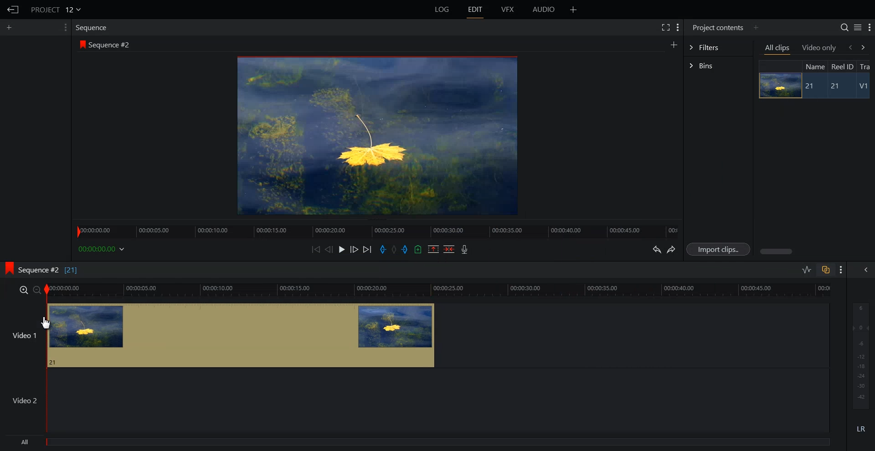 This screenshot has height=451, width=875. I want to click on All clips, so click(778, 49).